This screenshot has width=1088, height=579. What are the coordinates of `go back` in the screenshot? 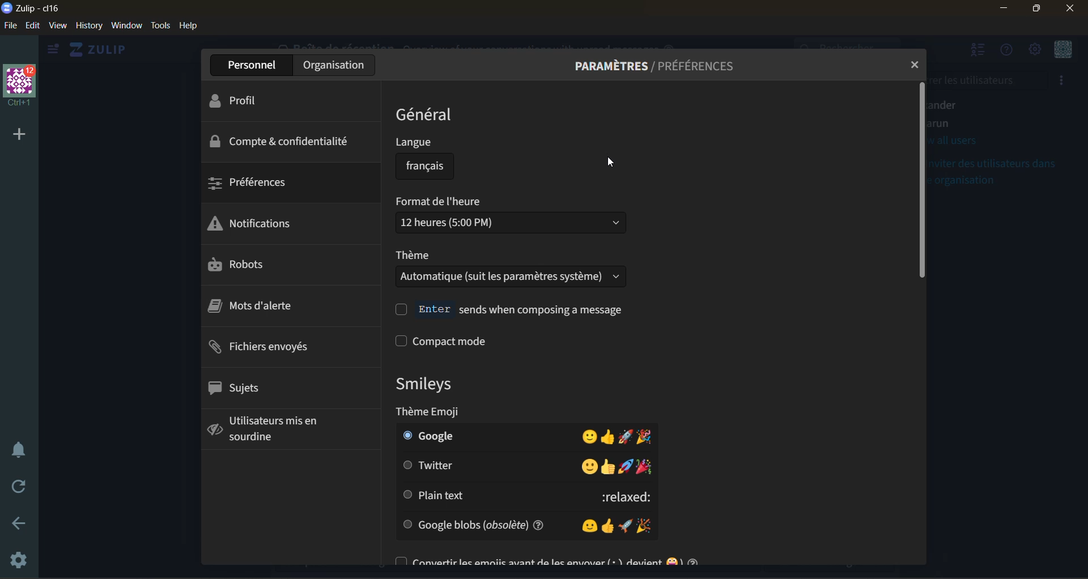 It's located at (22, 524).